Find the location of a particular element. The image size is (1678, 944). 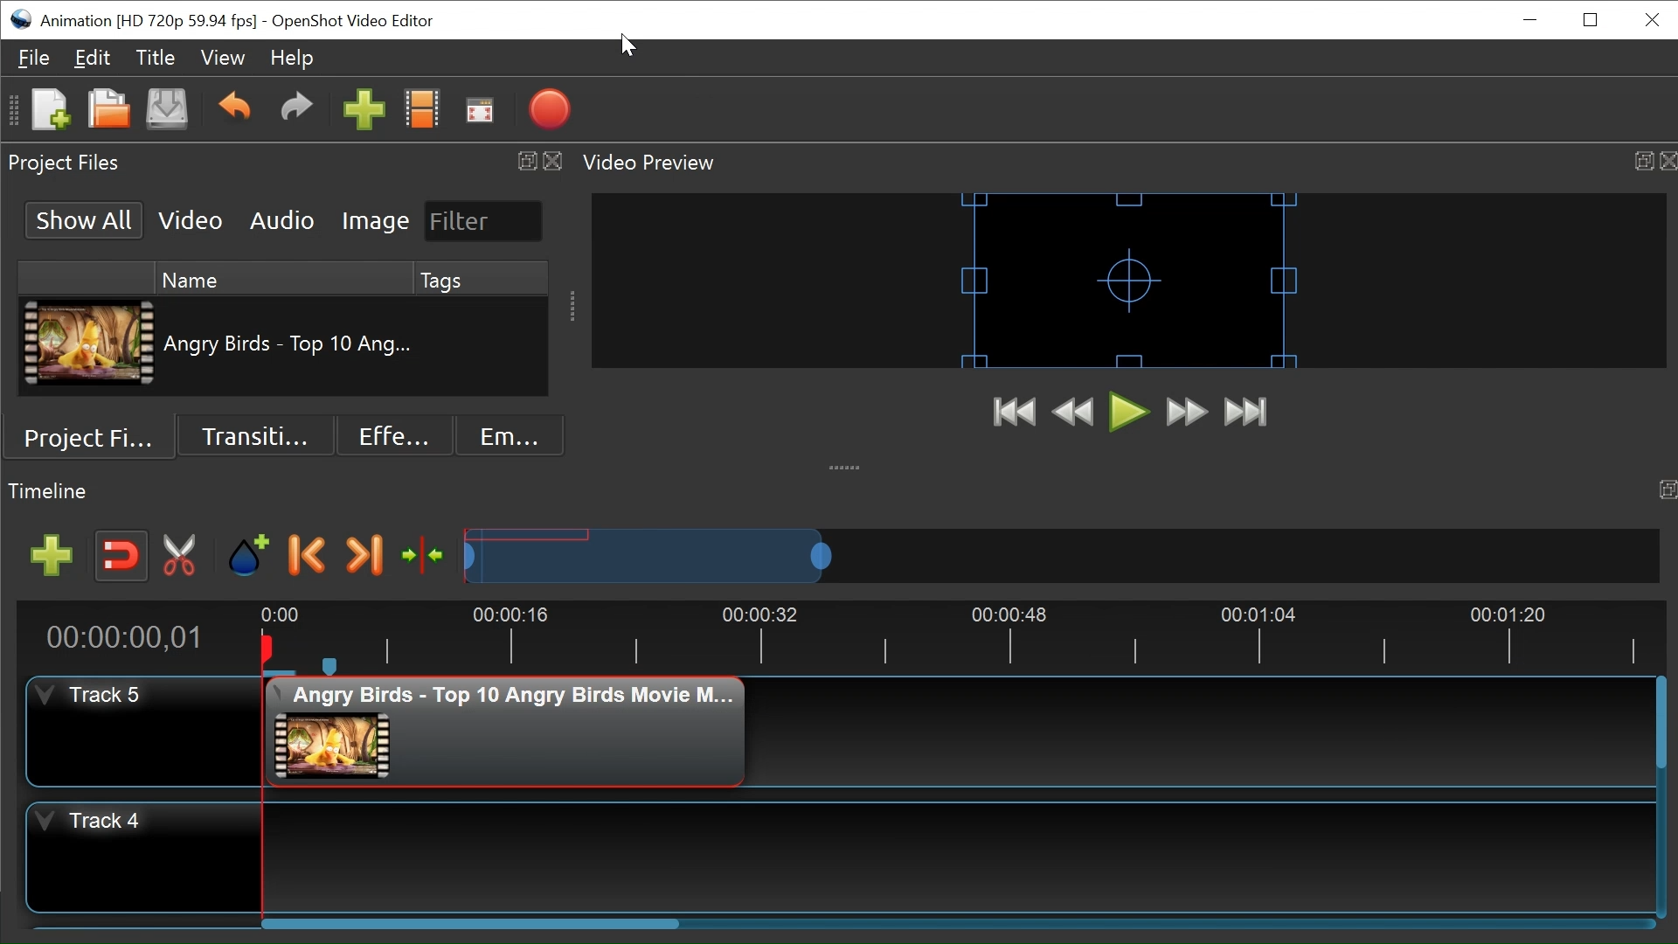

Vertical Scroll bar is located at coordinates (1661, 727).